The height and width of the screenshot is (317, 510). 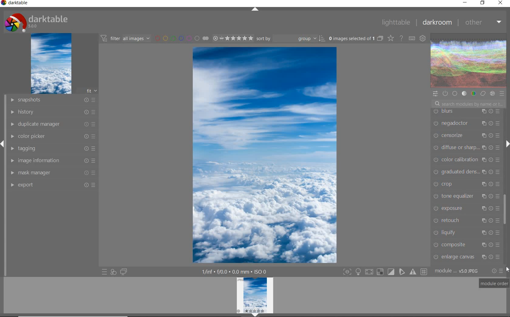 What do you see at coordinates (125, 38) in the screenshot?
I see `FILTER ALL IMAGES` at bounding box center [125, 38].